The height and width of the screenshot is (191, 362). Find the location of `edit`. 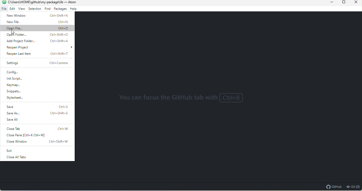

edit is located at coordinates (12, 9).